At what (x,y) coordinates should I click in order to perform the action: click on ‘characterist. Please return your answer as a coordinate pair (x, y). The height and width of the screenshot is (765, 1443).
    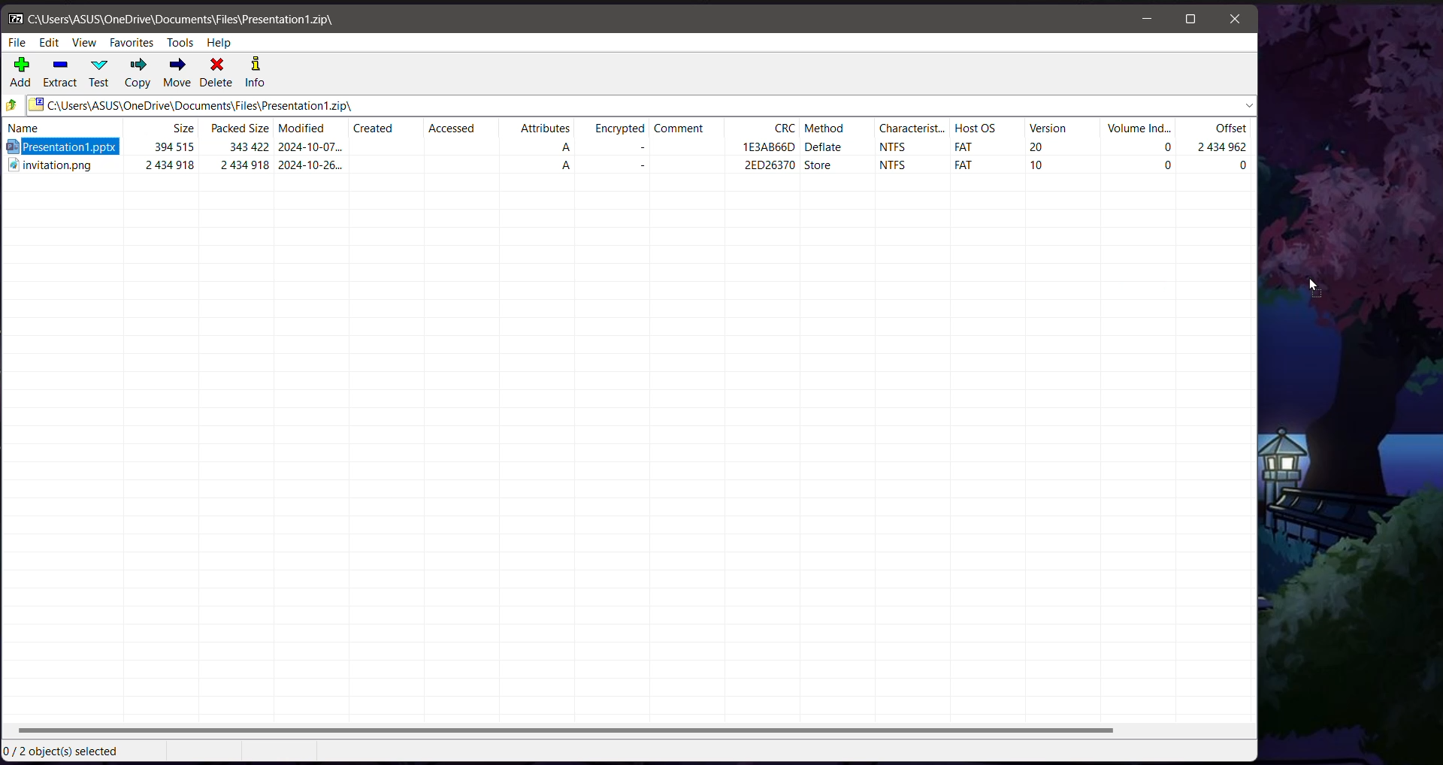
    Looking at the image, I should click on (900, 131).